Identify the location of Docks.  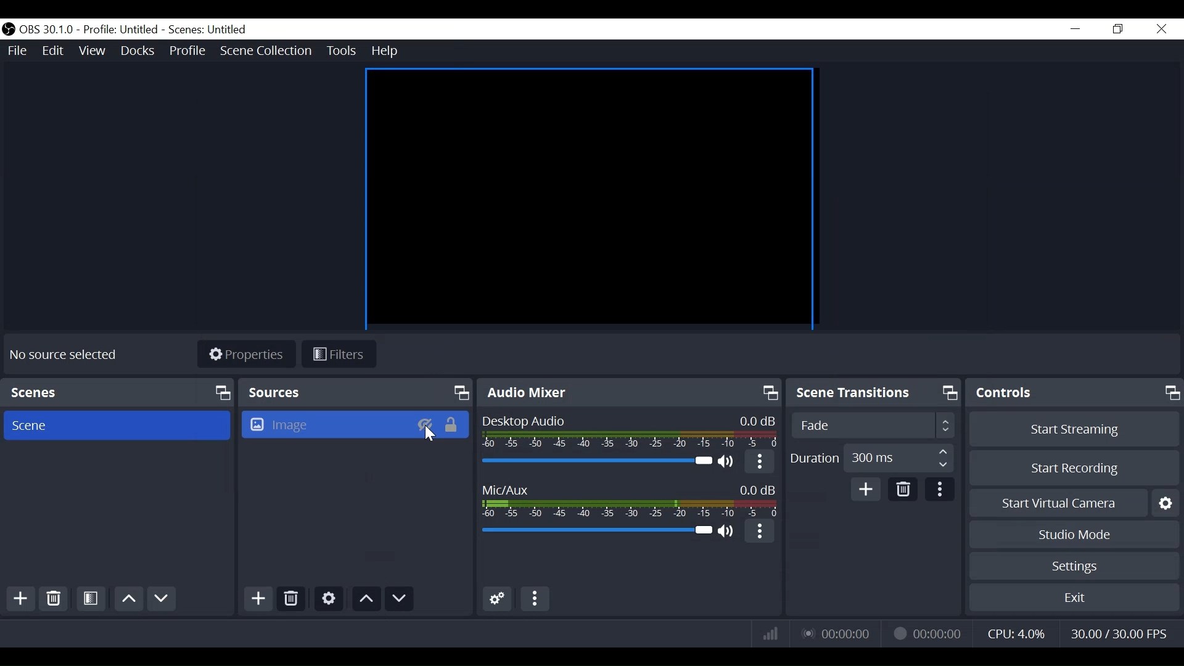
(138, 49).